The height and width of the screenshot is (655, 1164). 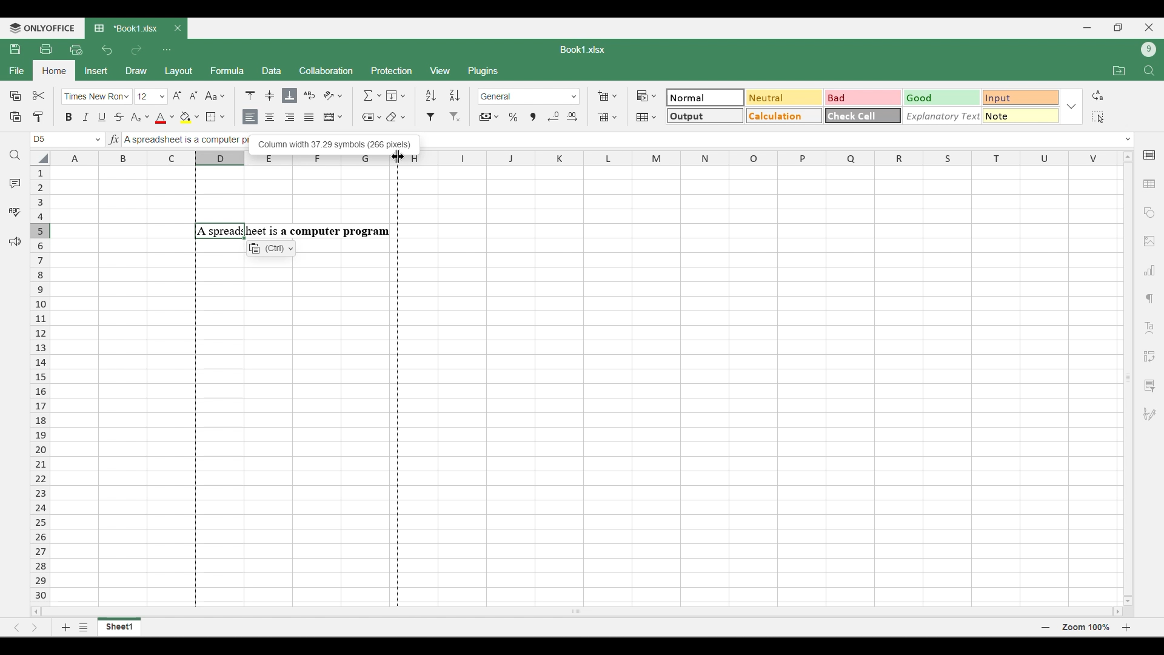 What do you see at coordinates (66, 627) in the screenshot?
I see `Add sheets` at bounding box center [66, 627].